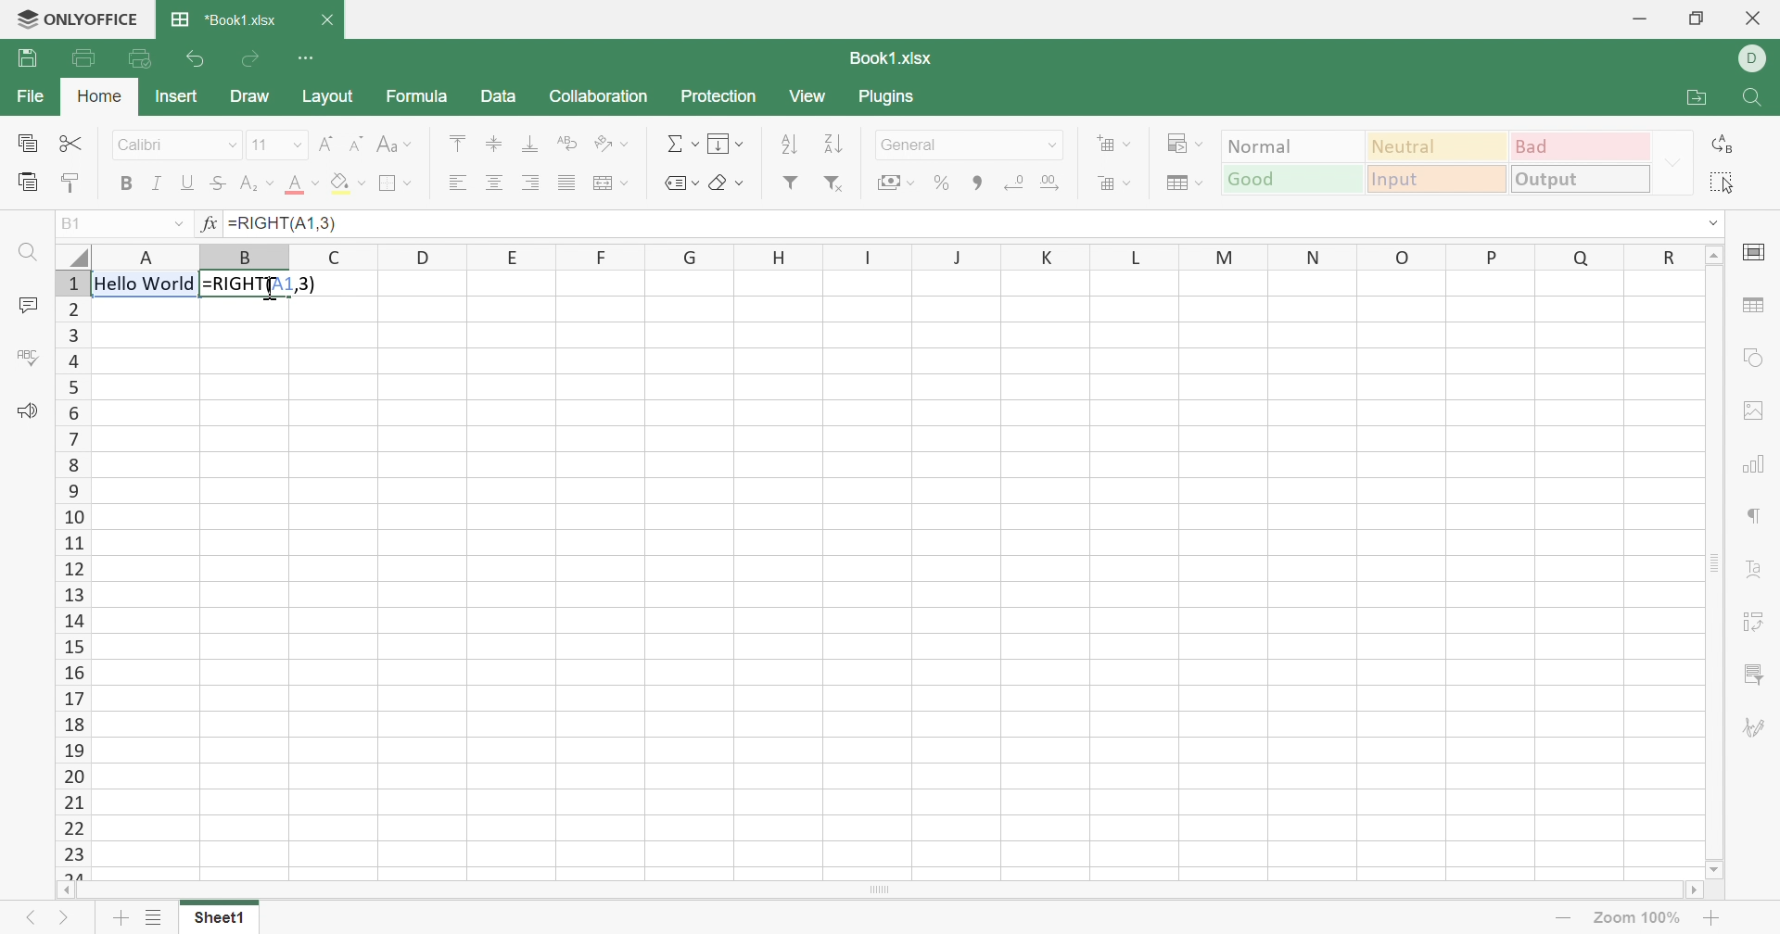  What do you see at coordinates (724, 184) in the screenshot?
I see `Clear` at bounding box center [724, 184].